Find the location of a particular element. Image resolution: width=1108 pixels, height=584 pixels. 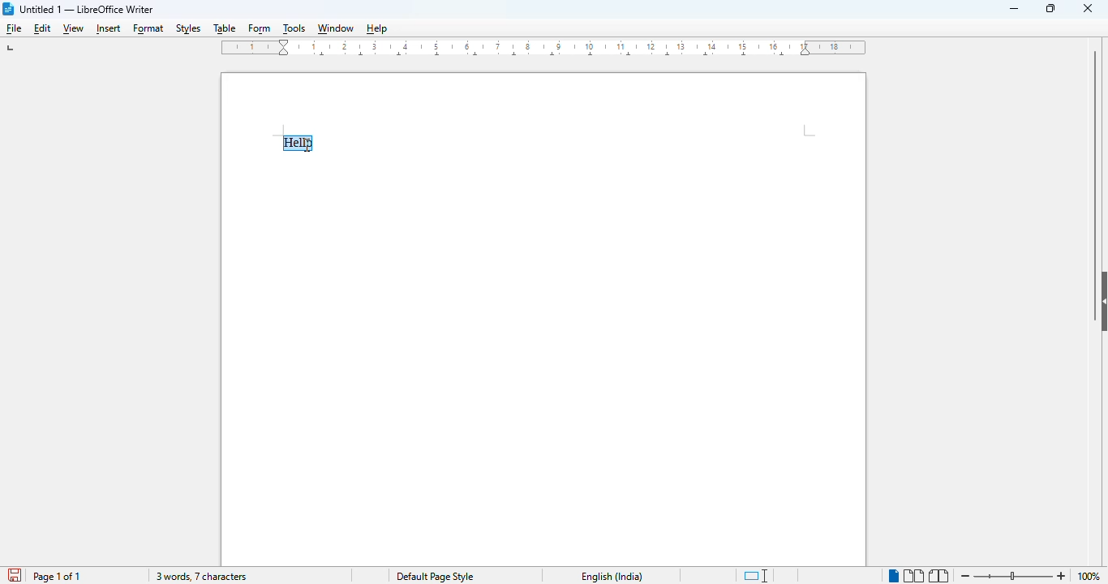

ruler is located at coordinates (544, 48).